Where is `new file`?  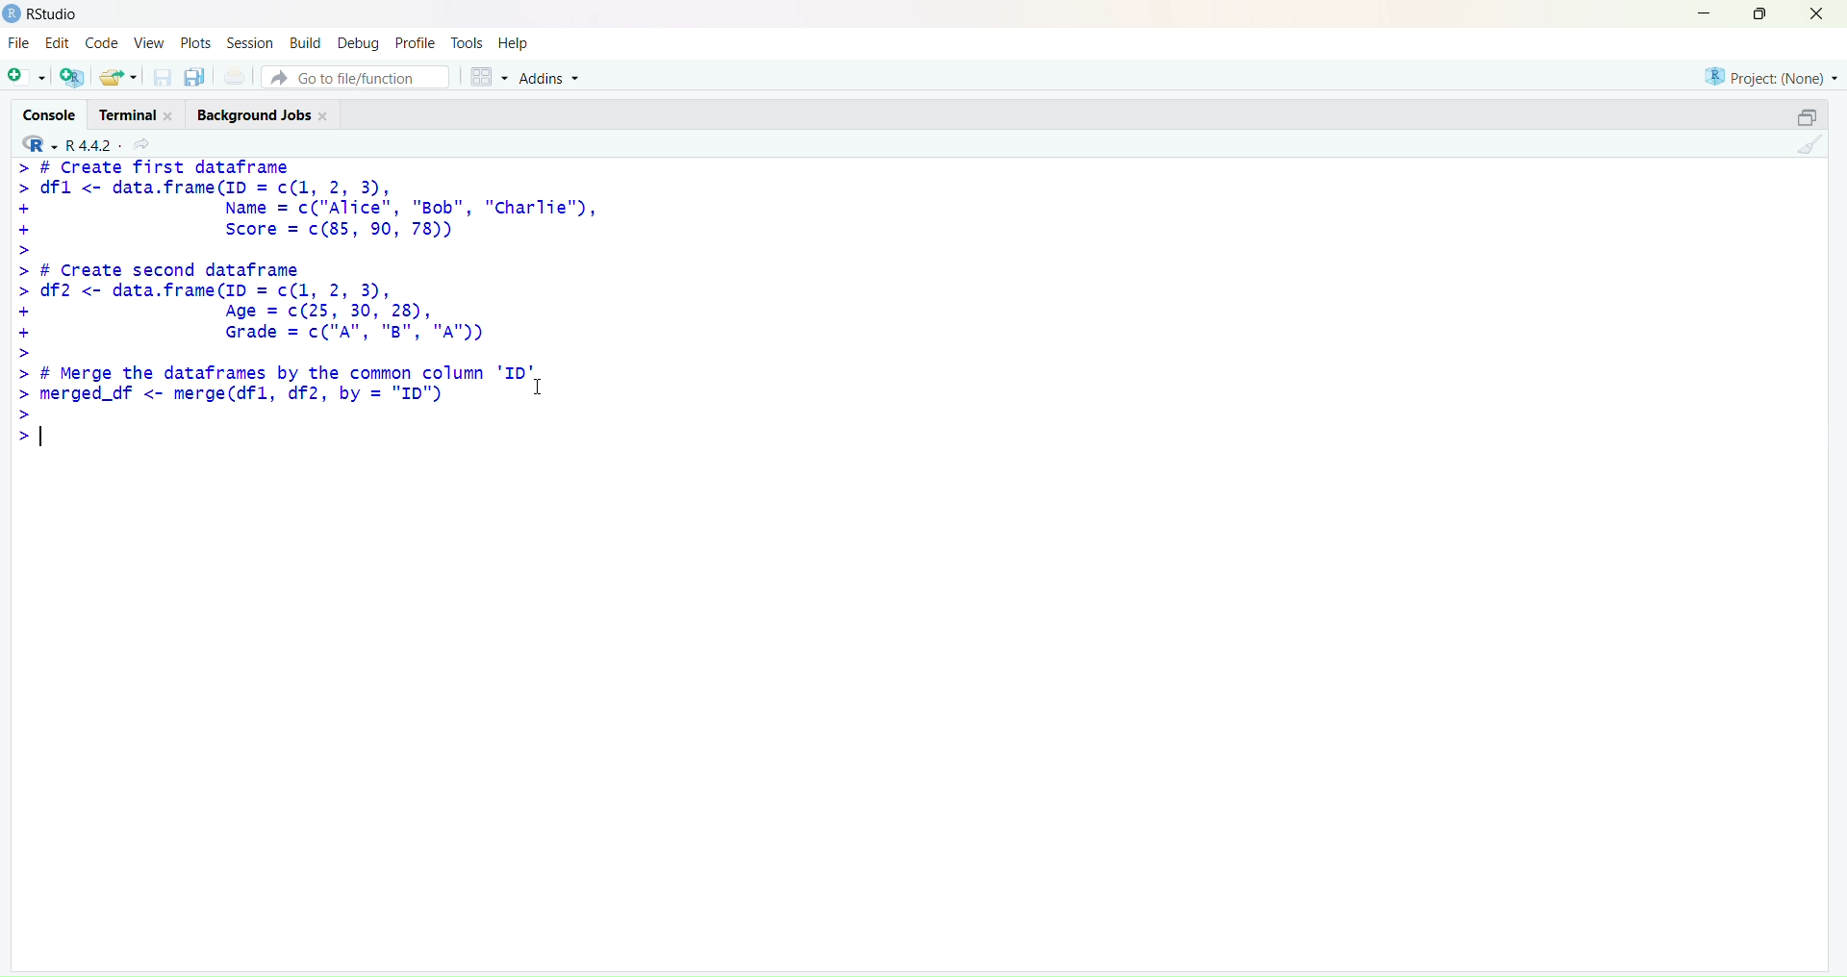
new file is located at coordinates (24, 74).